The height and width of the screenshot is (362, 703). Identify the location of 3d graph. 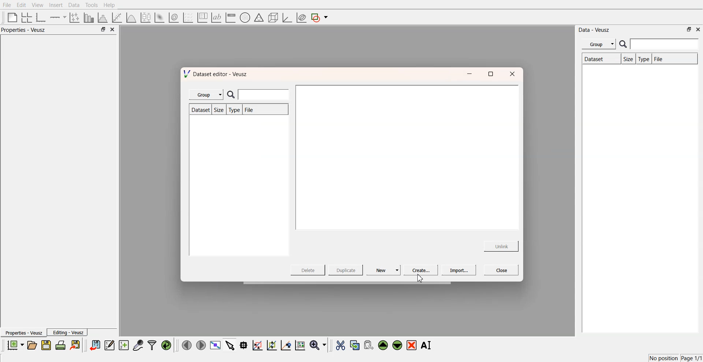
(287, 18).